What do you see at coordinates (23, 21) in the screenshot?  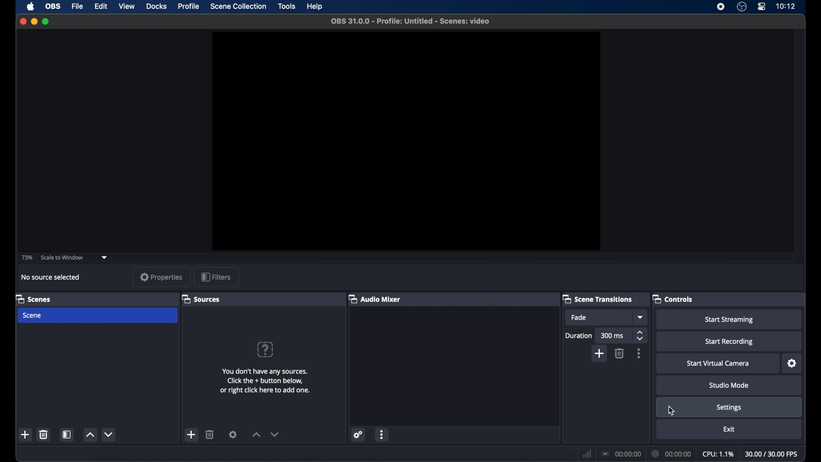 I see `close` at bounding box center [23, 21].